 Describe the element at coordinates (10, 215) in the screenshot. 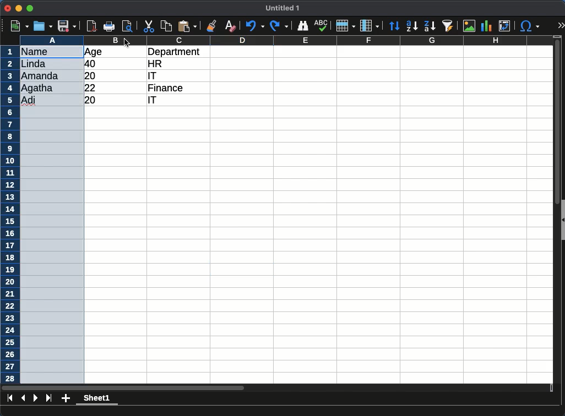

I see `rows` at that location.